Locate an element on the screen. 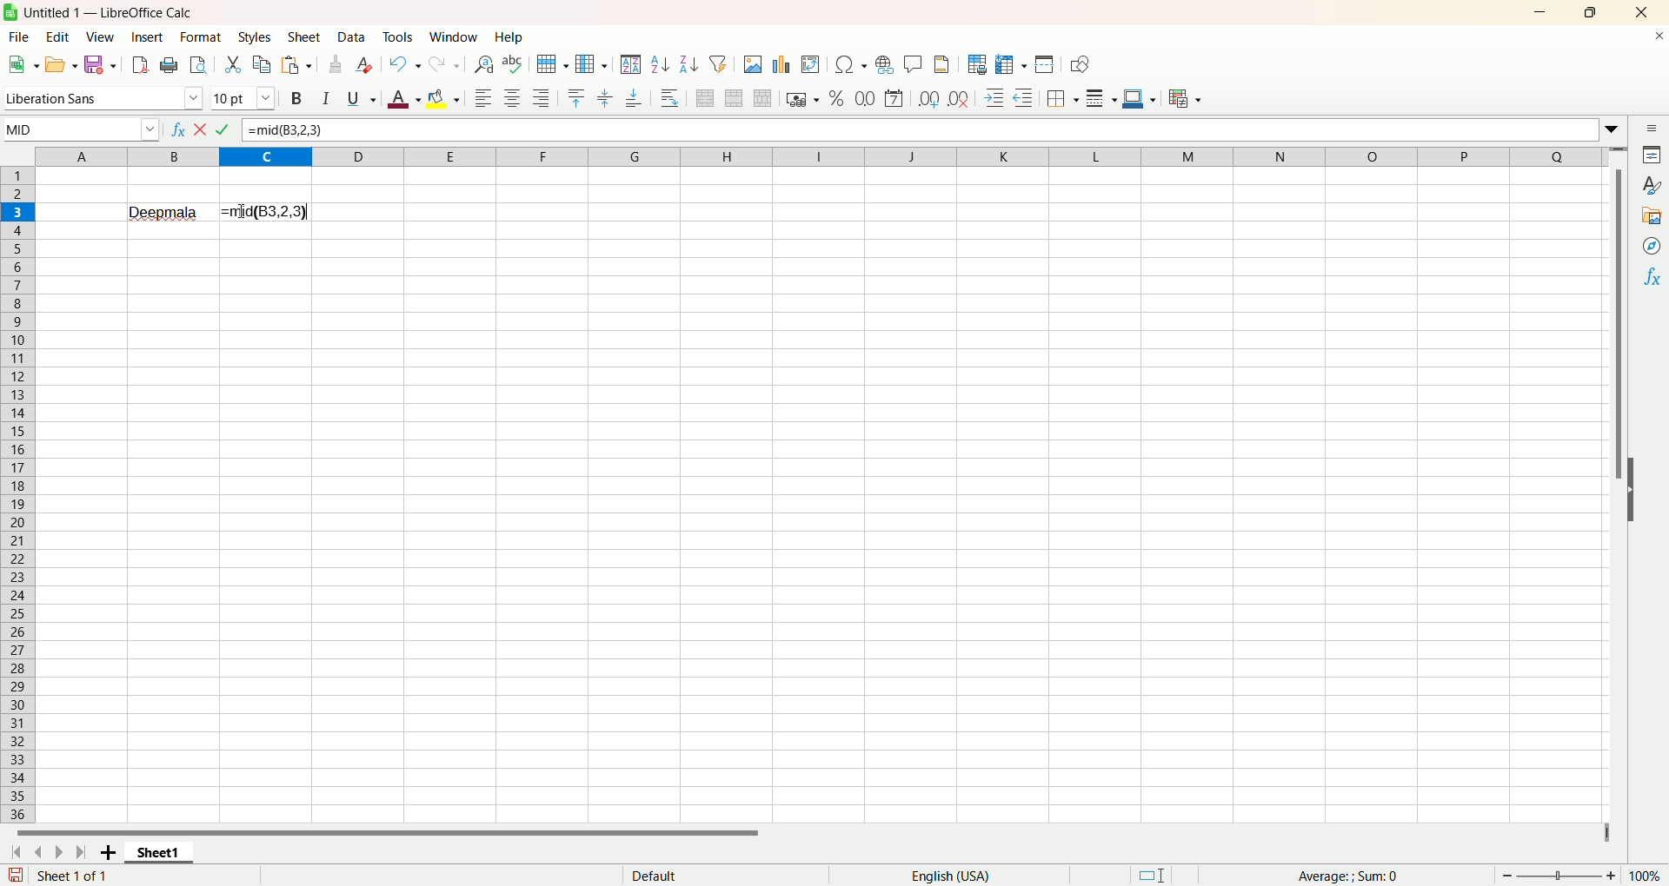  save is located at coordinates (16, 875).